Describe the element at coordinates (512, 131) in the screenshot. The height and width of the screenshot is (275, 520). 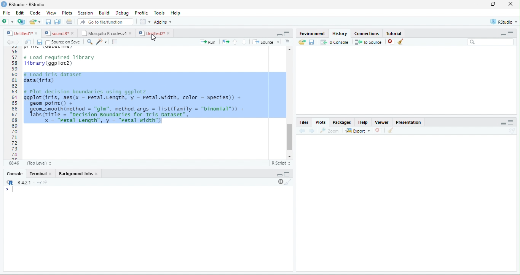
I see `refresh` at that location.